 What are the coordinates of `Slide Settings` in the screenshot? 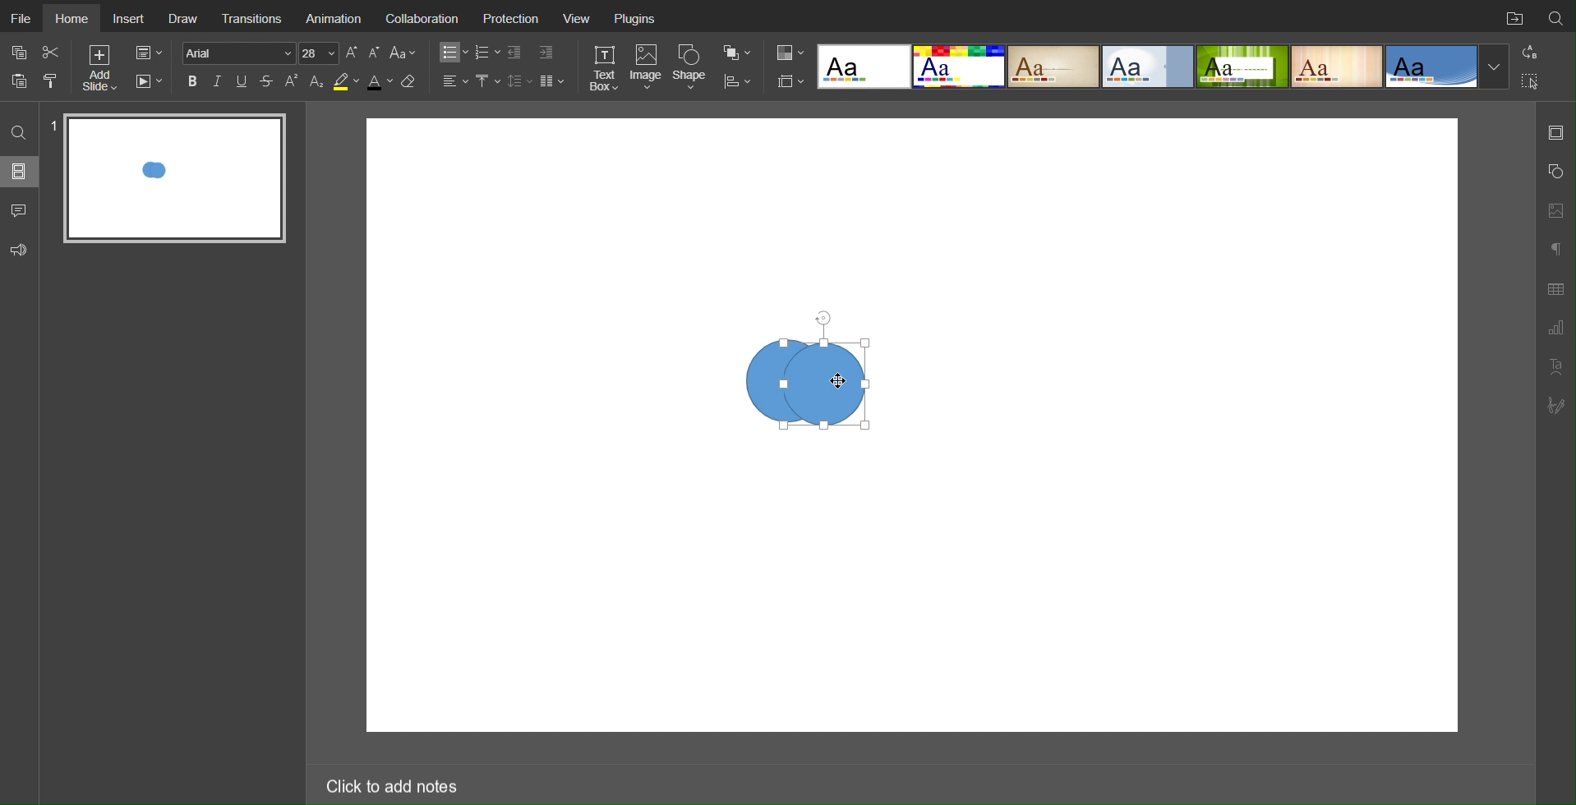 It's located at (1555, 132).